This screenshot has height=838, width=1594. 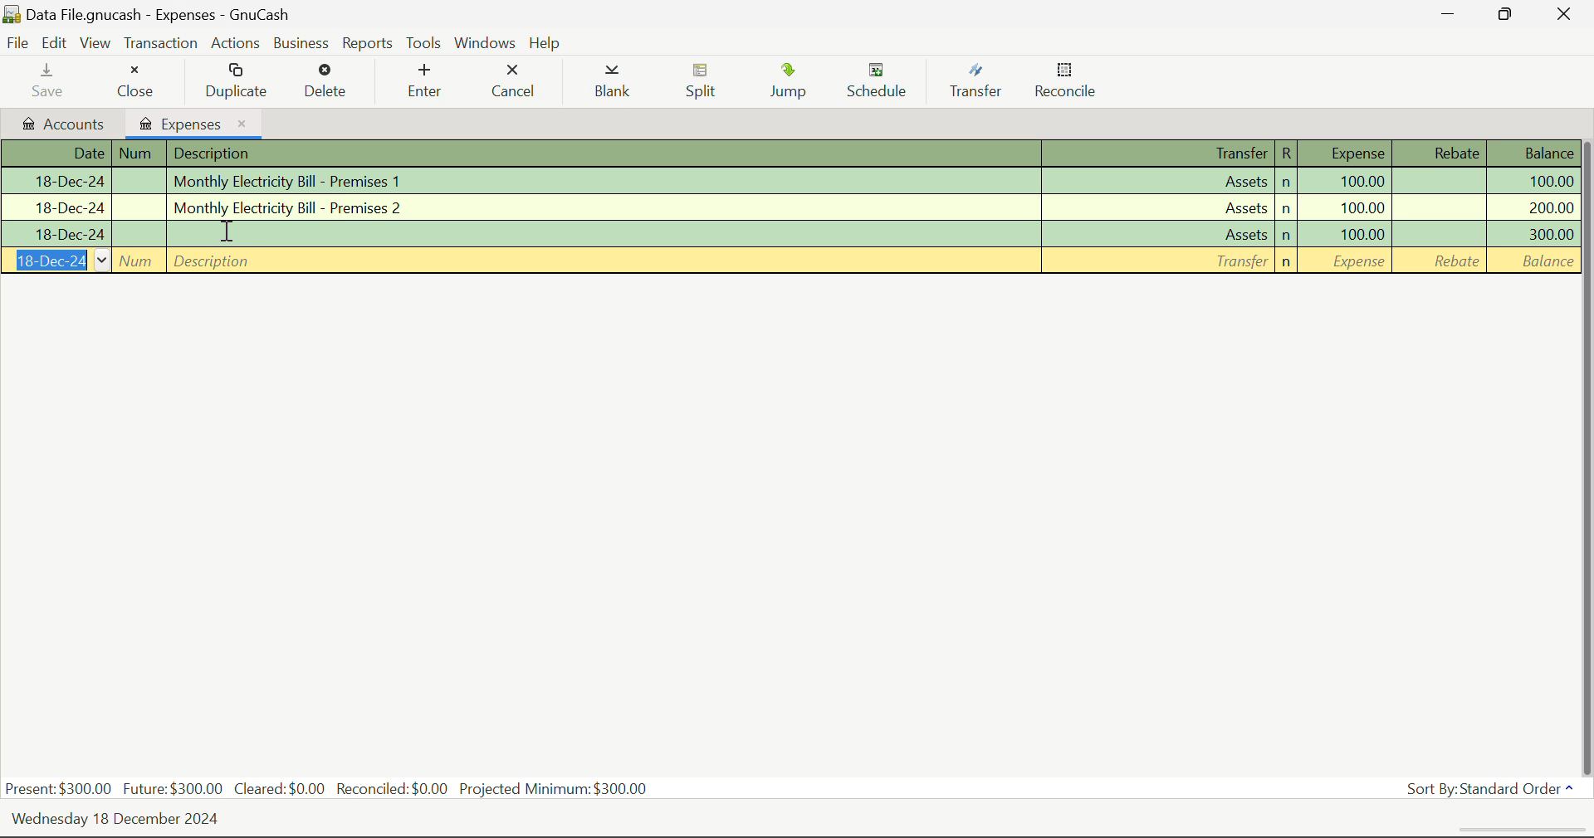 I want to click on Enter, so click(x=424, y=81).